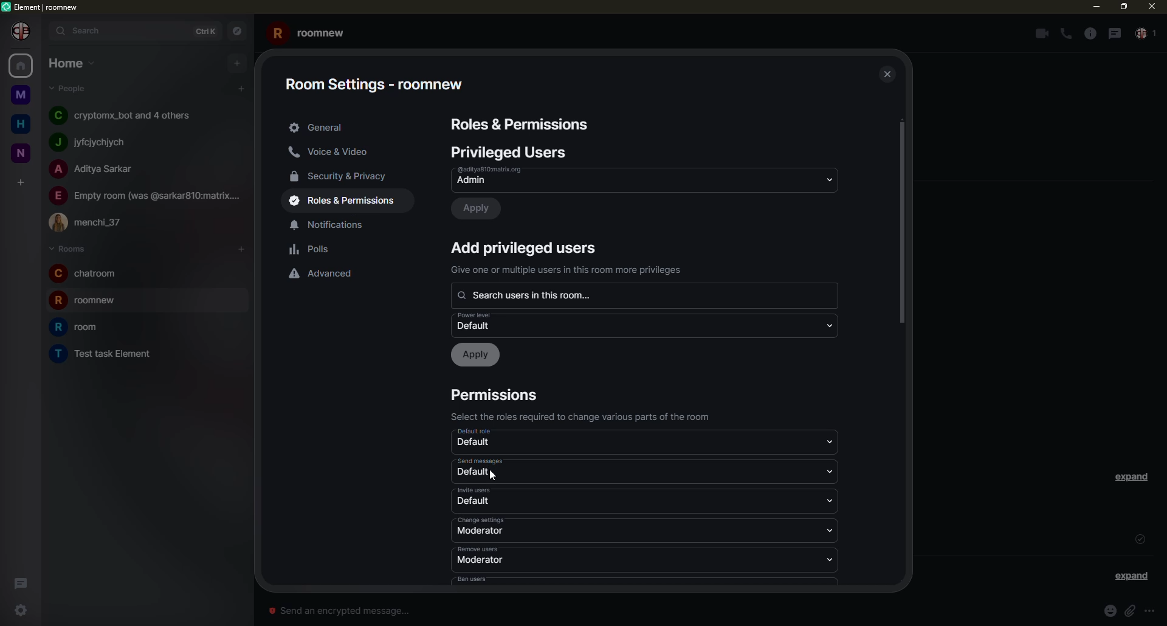  Describe the element at coordinates (477, 355) in the screenshot. I see `apply` at that location.